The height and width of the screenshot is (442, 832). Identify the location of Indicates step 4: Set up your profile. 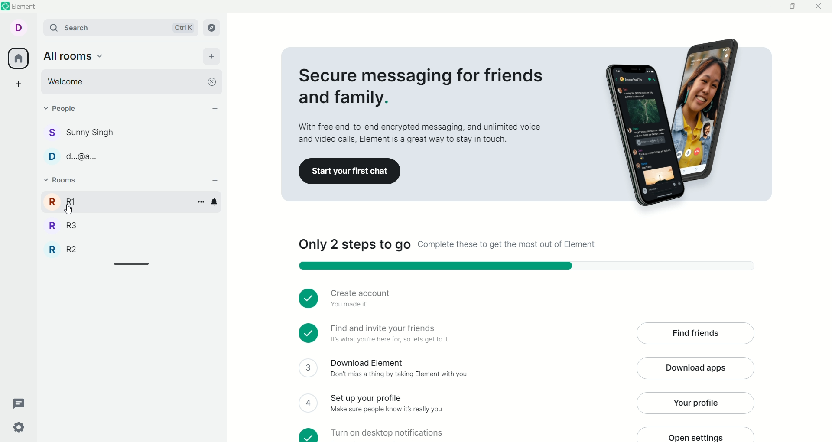
(387, 404).